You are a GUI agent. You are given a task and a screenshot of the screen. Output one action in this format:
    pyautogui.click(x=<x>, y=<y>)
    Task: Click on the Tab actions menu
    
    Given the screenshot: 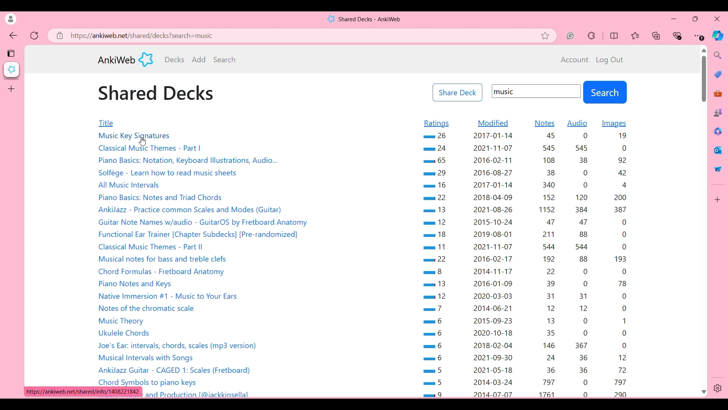 What is the action you would take?
    pyautogui.click(x=12, y=53)
    